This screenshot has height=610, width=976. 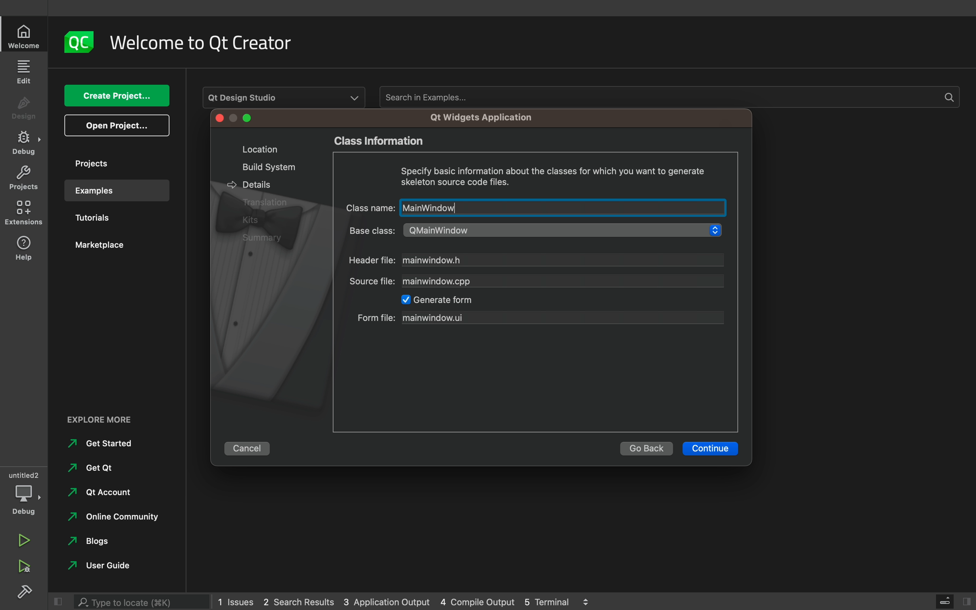 I want to click on , so click(x=61, y=601).